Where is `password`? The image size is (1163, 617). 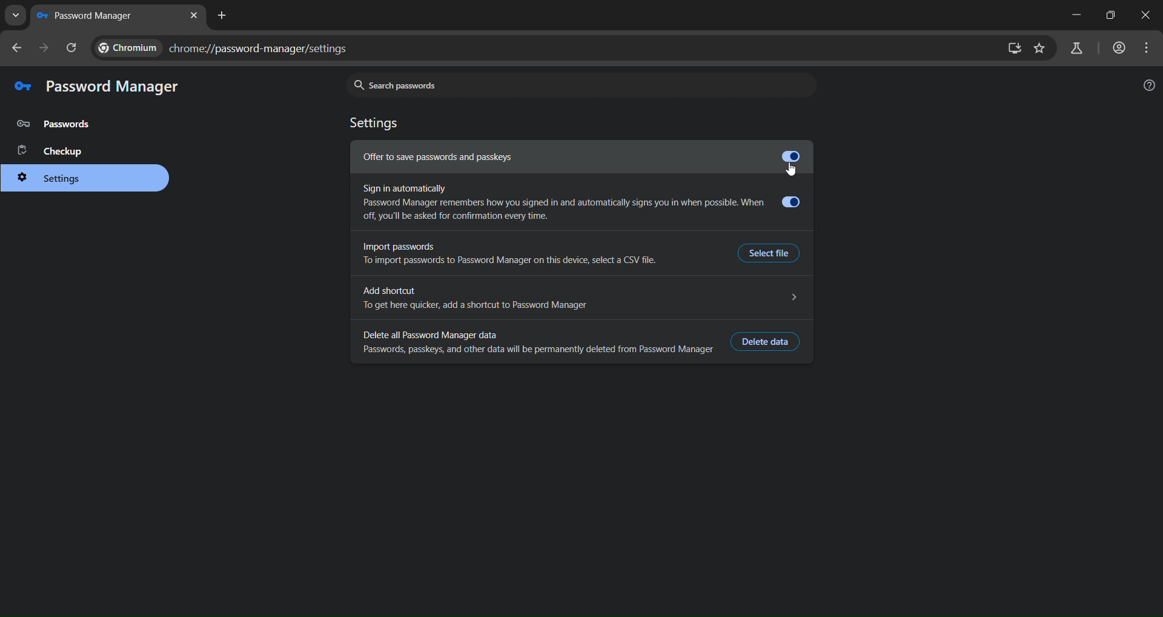
password is located at coordinates (57, 124).